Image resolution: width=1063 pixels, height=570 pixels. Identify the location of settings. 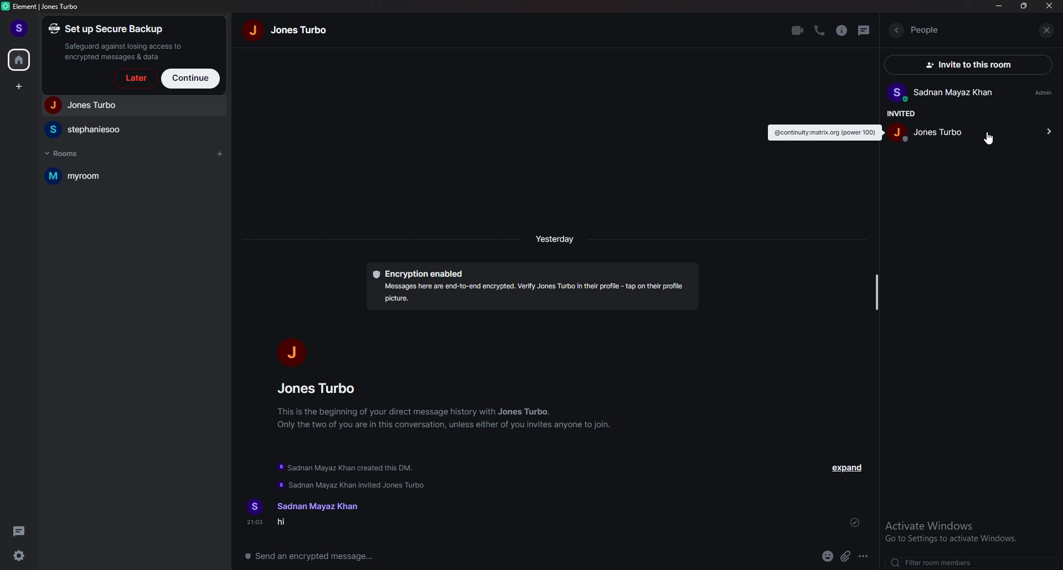
(20, 556).